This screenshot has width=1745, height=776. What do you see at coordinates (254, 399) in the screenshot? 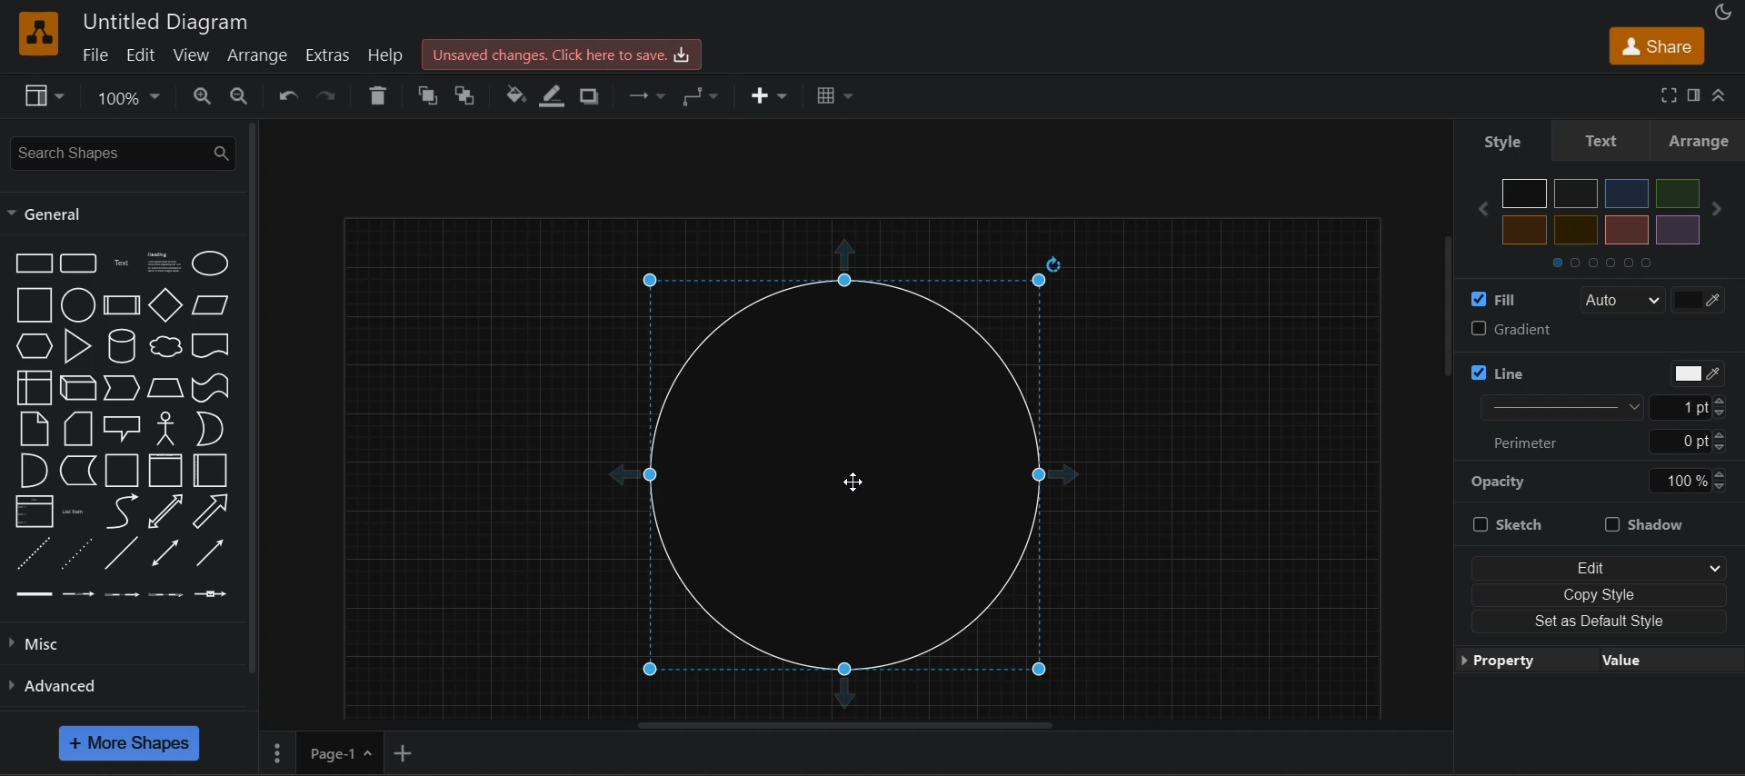
I see `vertical scroll bar` at bounding box center [254, 399].